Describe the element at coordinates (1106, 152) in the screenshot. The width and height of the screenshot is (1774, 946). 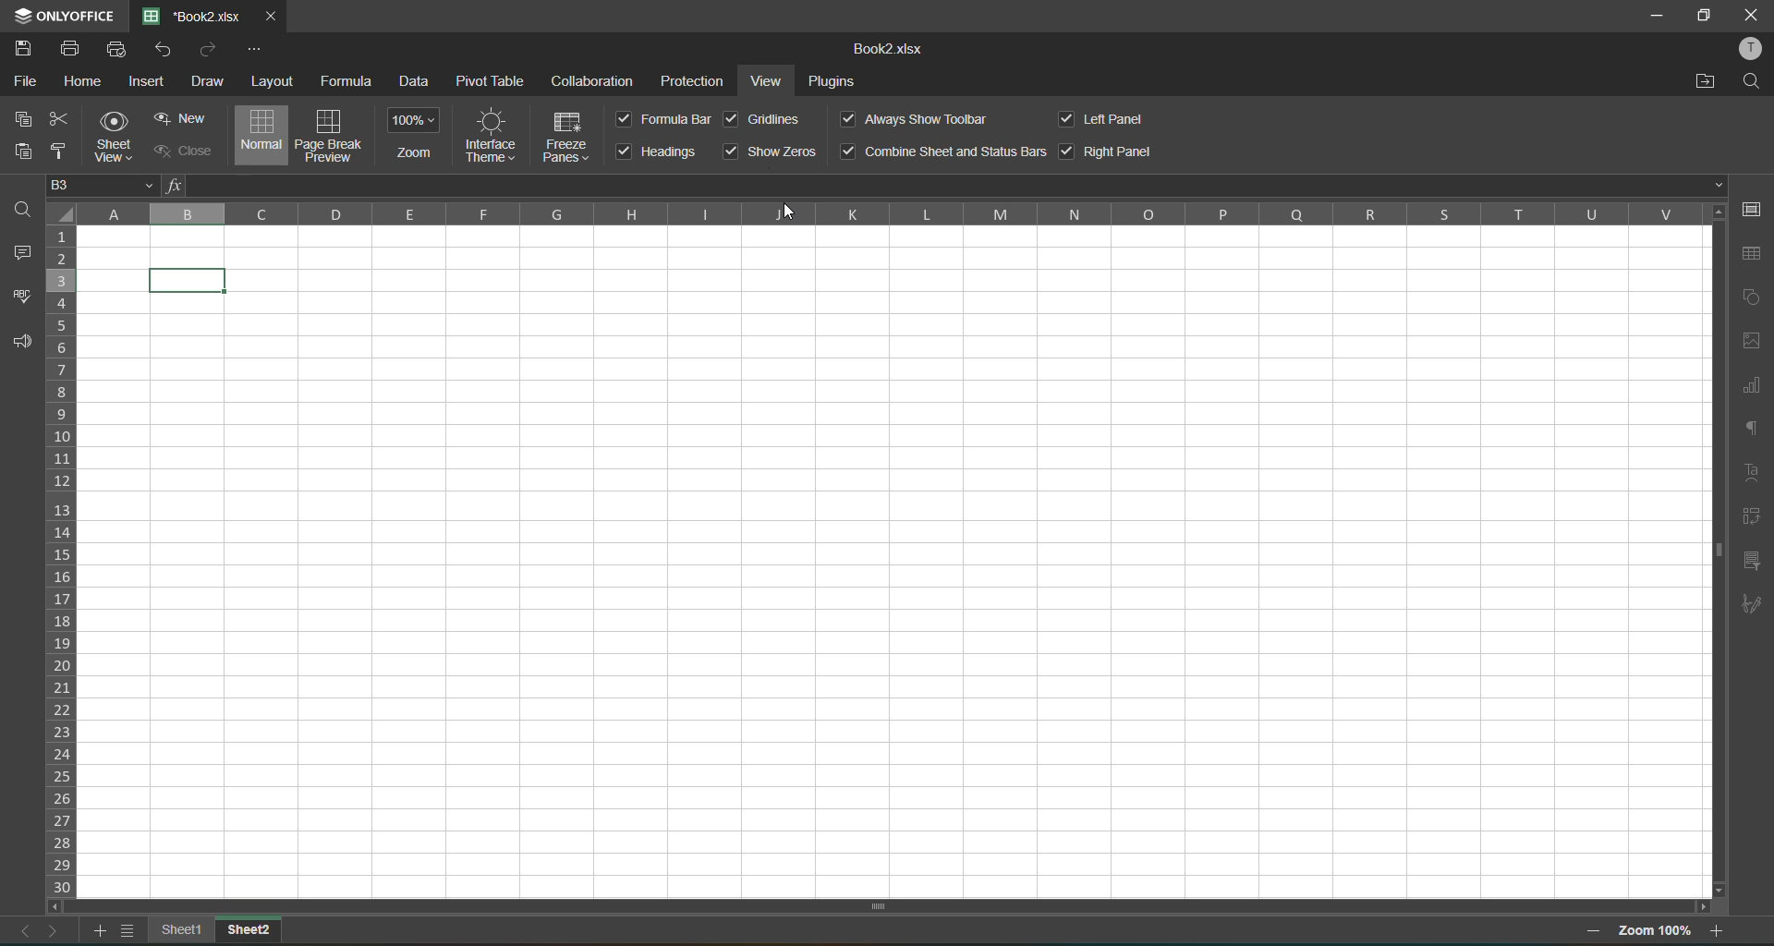
I see `right panel` at that location.